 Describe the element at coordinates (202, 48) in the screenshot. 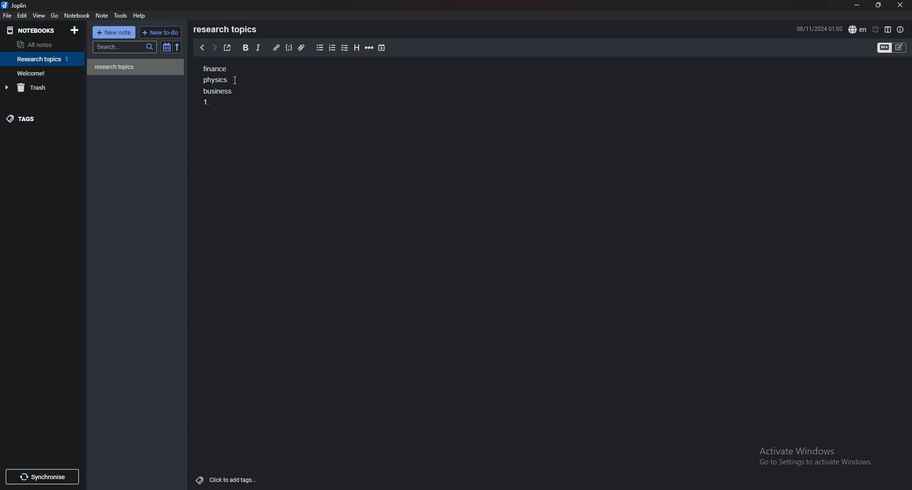

I see `previous` at that location.